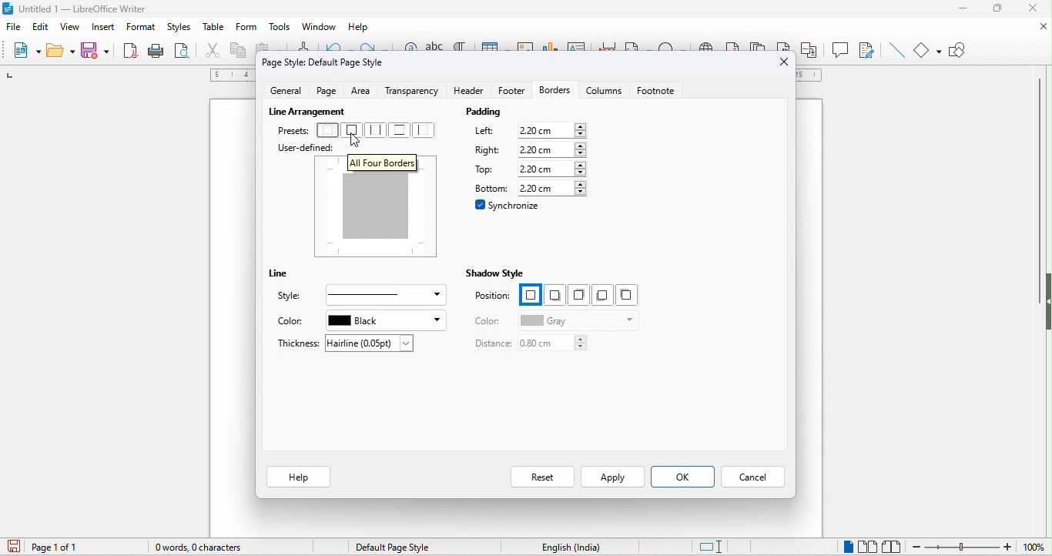 The height and width of the screenshot is (556, 1052). I want to click on close document, so click(1035, 26).